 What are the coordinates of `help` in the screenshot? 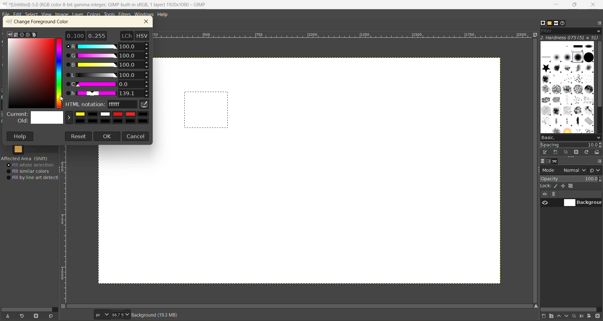 It's located at (21, 136).